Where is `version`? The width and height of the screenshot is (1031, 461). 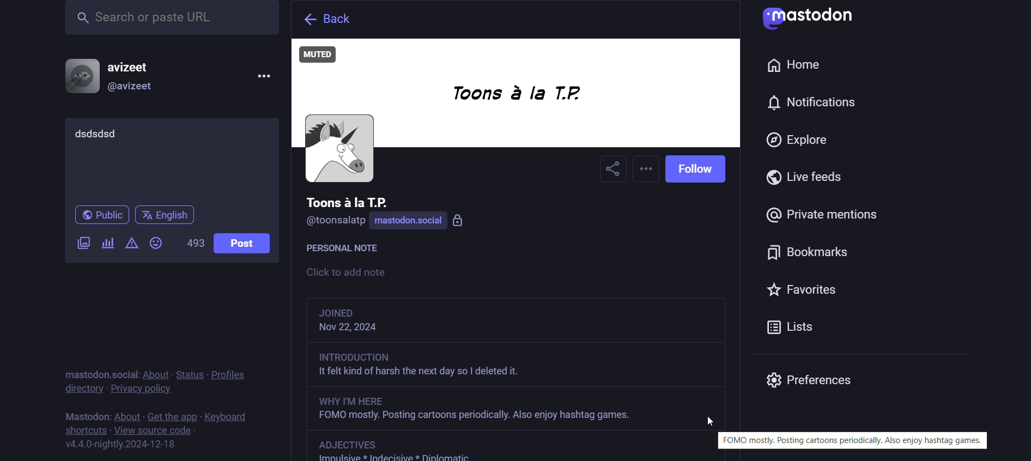 version is located at coordinates (126, 445).